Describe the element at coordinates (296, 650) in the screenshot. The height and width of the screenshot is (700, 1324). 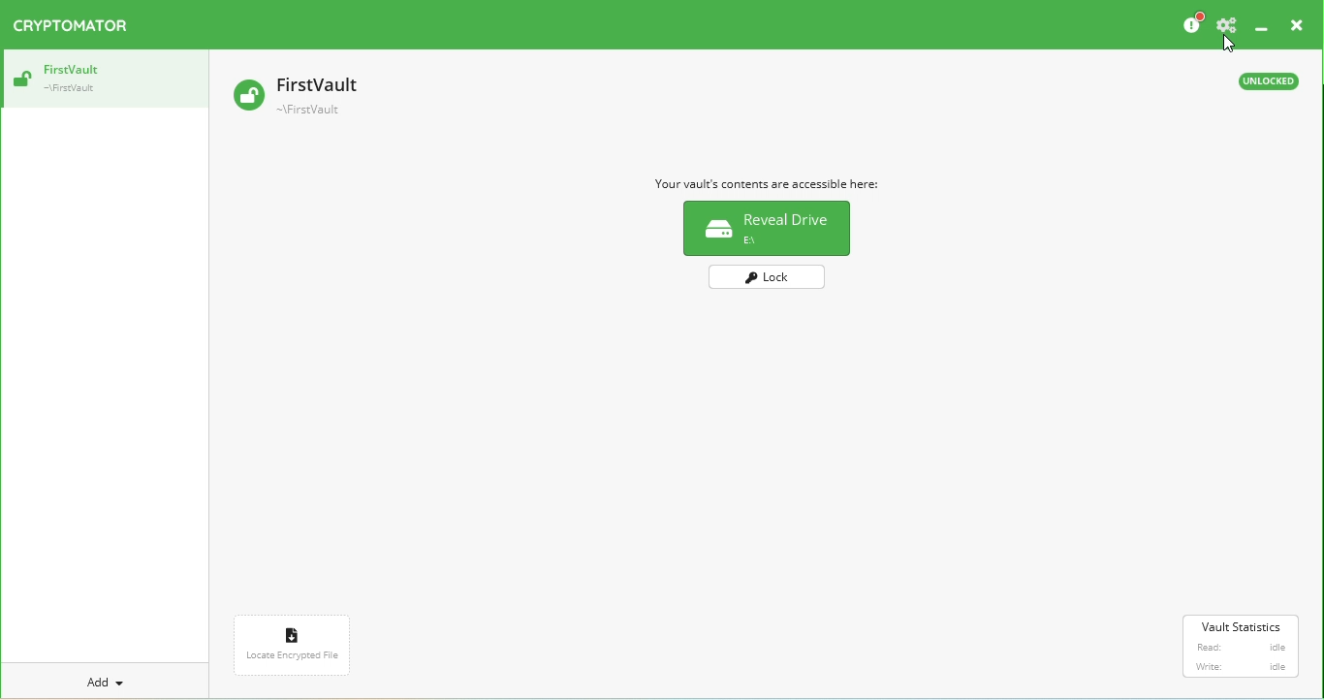
I see `Locate encrypted file` at that location.